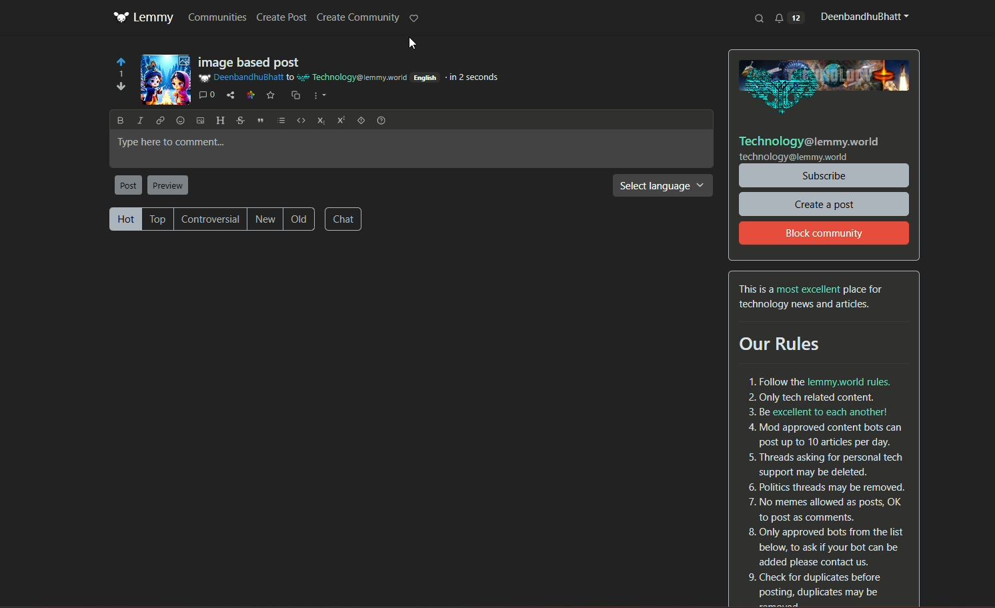  Describe the element at coordinates (824, 509) in the screenshot. I see `7. No memes allowed as posts, OK to post as comments.` at that location.